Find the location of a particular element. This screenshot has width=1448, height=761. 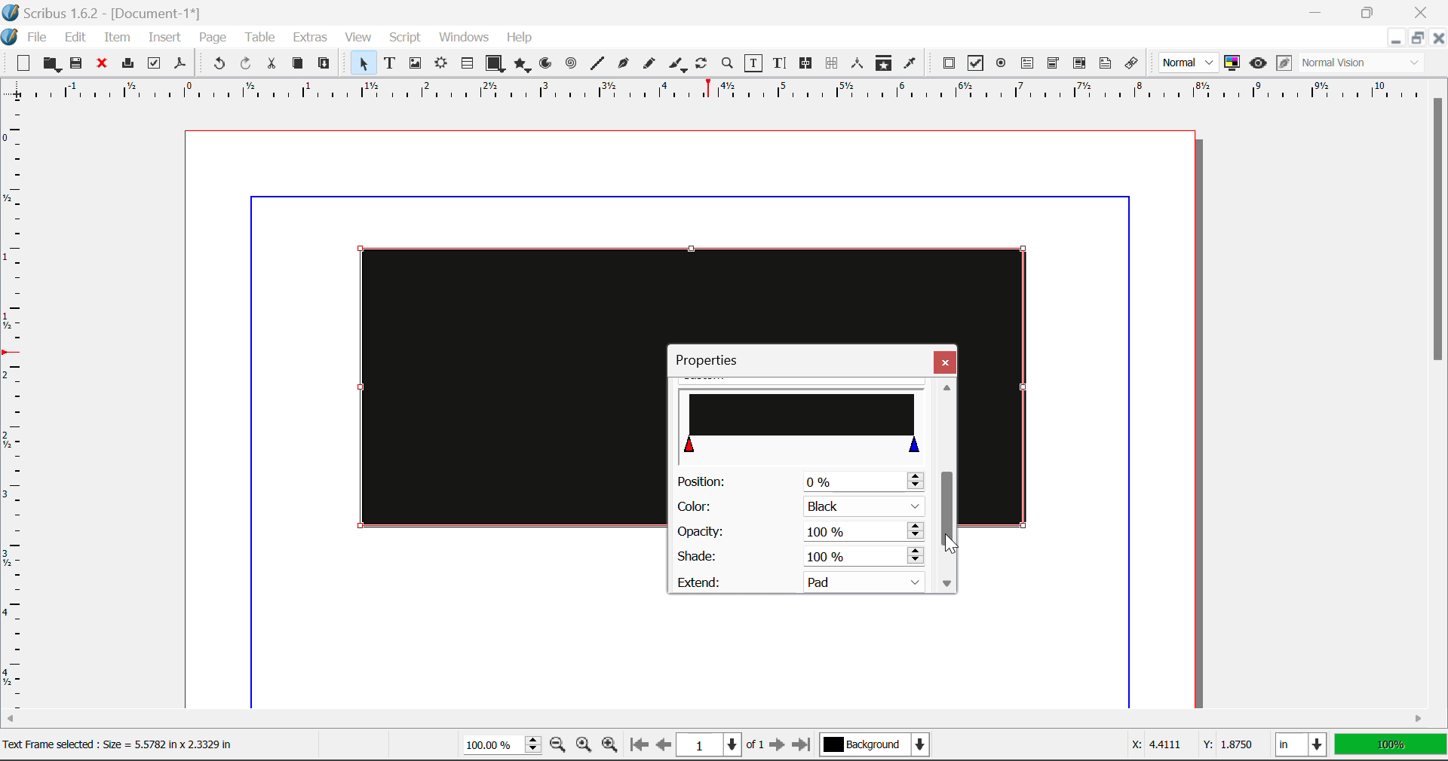

Undo is located at coordinates (219, 66).